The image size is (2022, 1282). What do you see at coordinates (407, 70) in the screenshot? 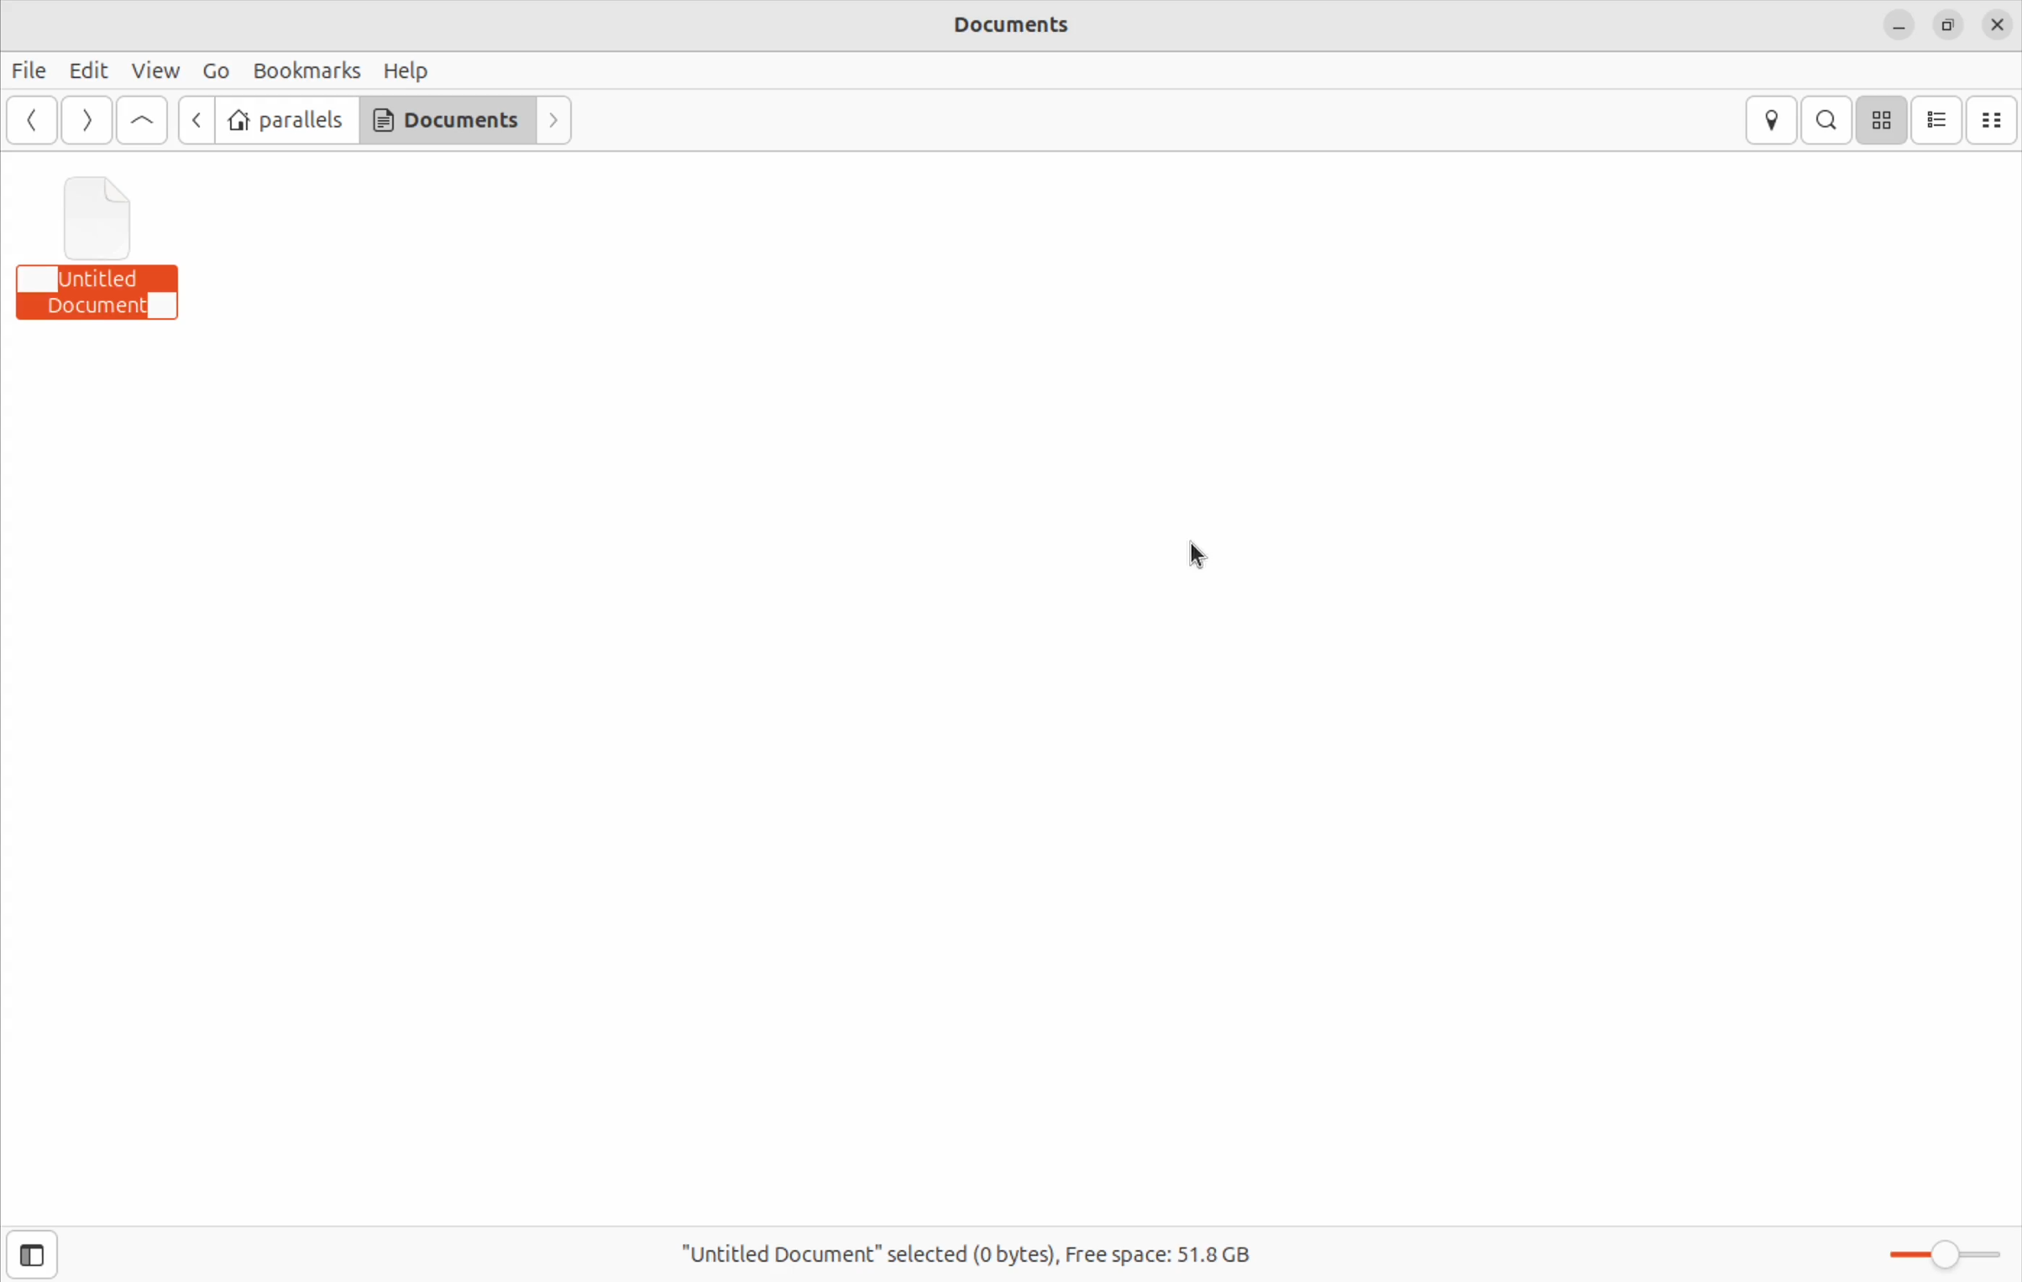
I see `Help` at bounding box center [407, 70].